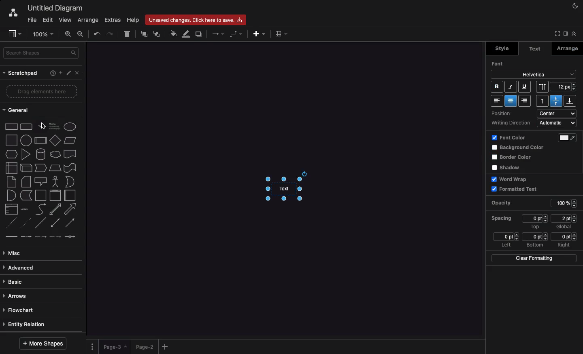  I want to click on Search shapes, so click(42, 53).